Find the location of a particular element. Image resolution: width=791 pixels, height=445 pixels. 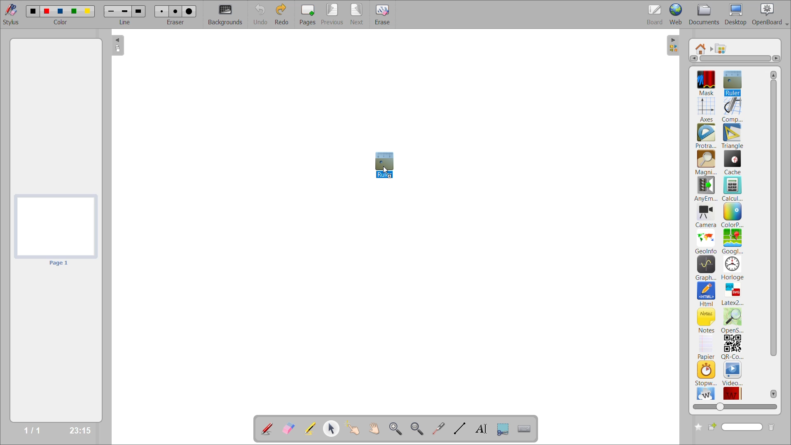

calculator is located at coordinates (733, 188).